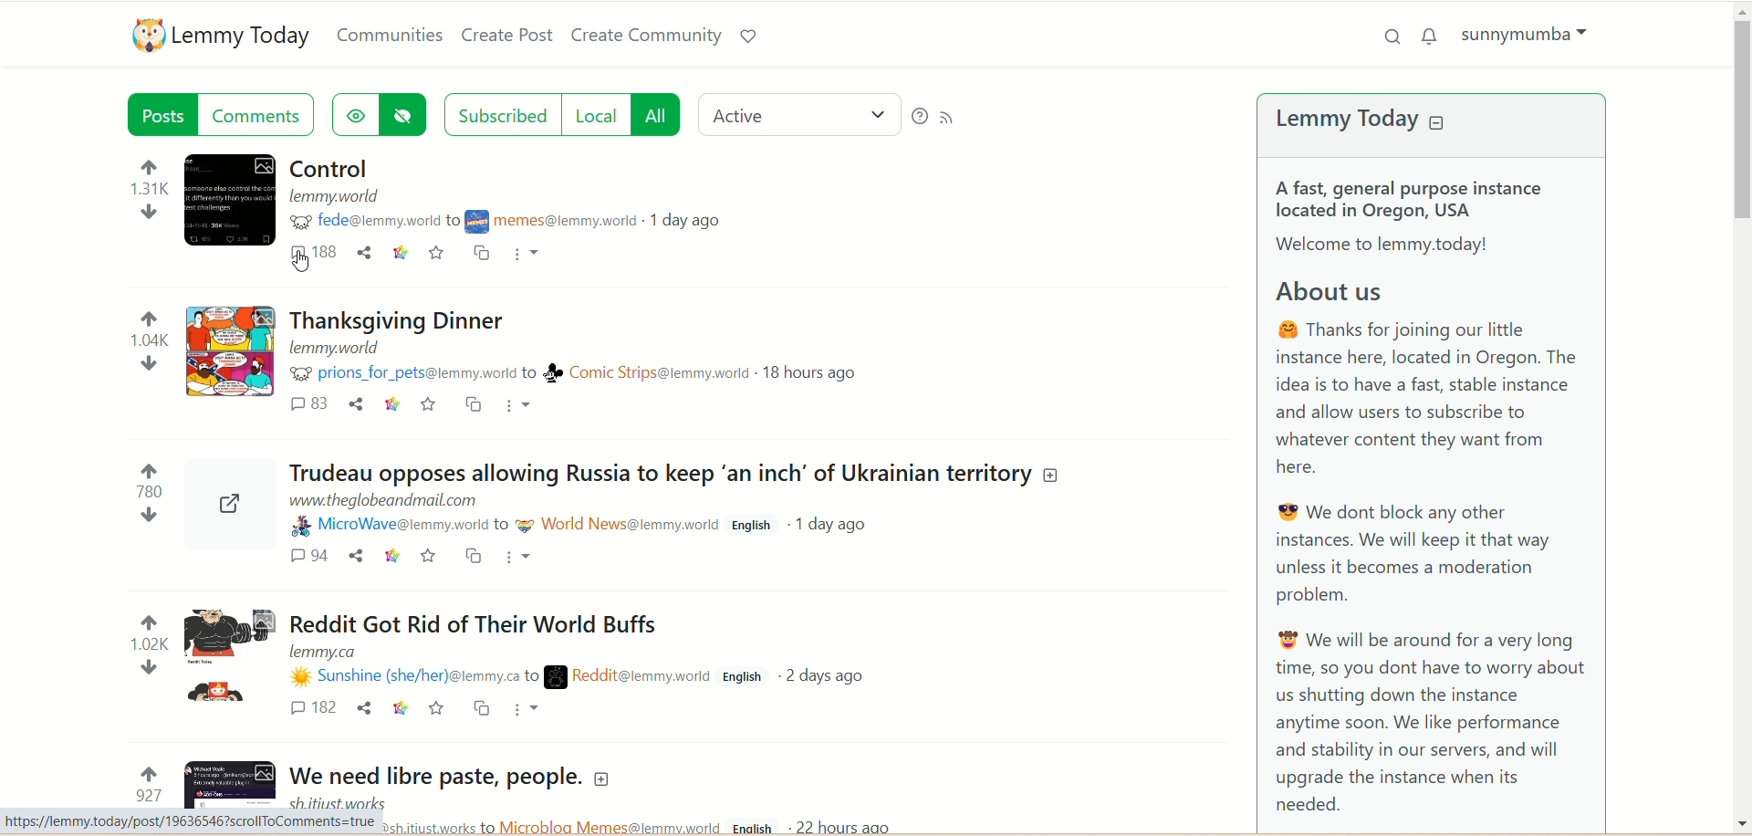 This screenshot has height=836, width=1752. What do you see at coordinates (644, 371) in the screenshot?
I see `community` at bounding box center [644, 371].